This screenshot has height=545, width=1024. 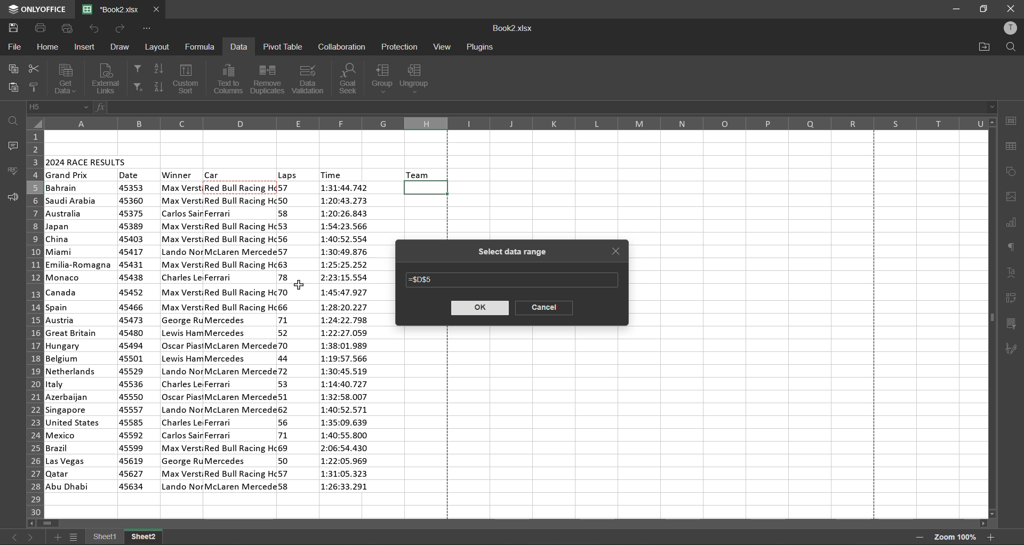 What do you see at coordinates (65, 78) in the screenshot?
I see `get data` at bounding box center [65, 78].